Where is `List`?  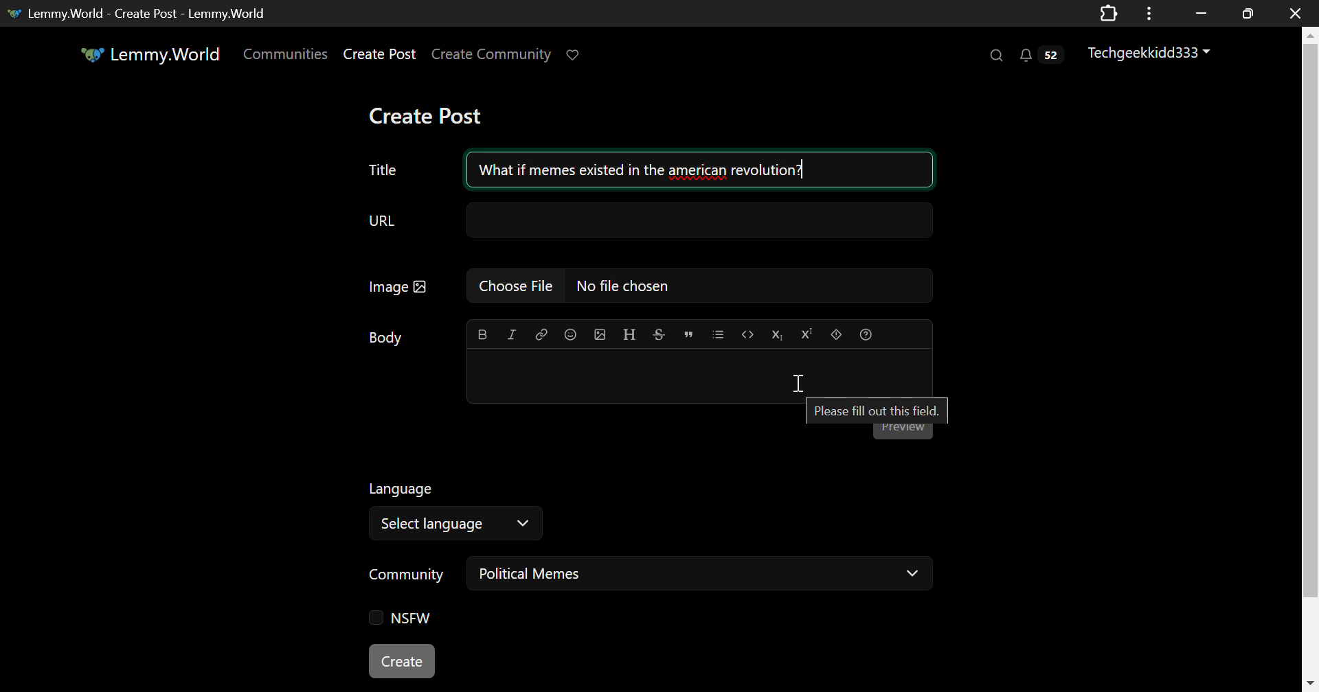 List is located at coordinates (719, 334).